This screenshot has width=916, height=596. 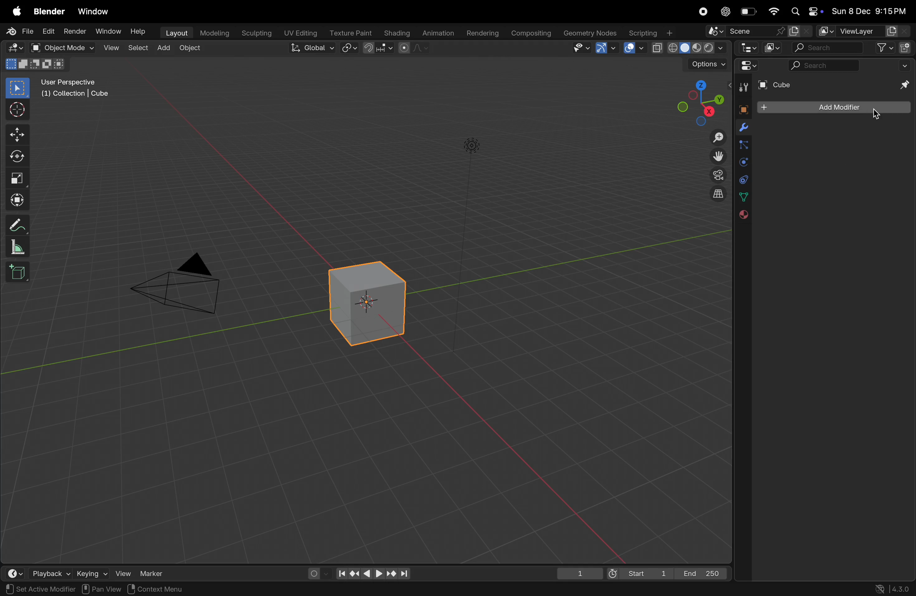 I want to click on view points, so click(x=699, y=101).